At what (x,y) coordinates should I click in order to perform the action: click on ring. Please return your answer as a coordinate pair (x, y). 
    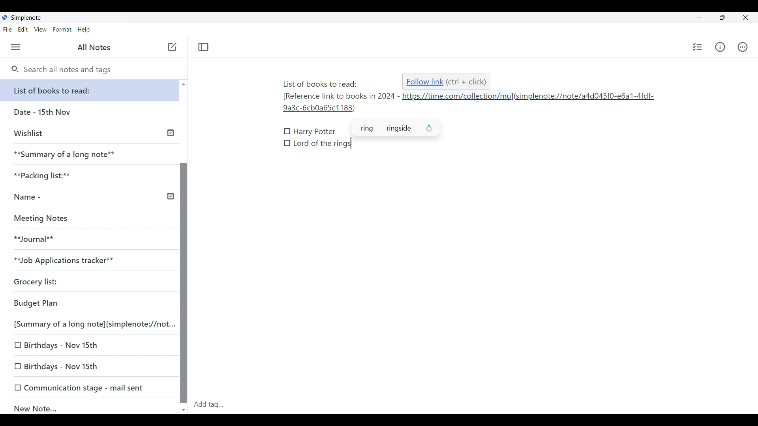
    Looking at the image, I should click on (365, 129).